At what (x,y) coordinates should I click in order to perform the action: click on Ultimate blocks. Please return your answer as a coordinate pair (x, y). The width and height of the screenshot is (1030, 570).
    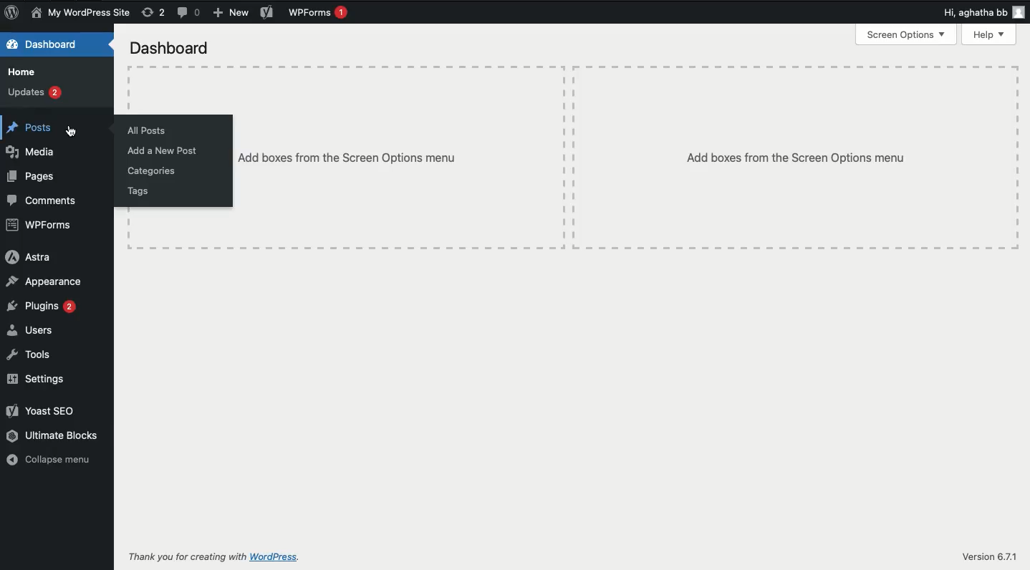
    Looking at the image, I should click on (52, 436).